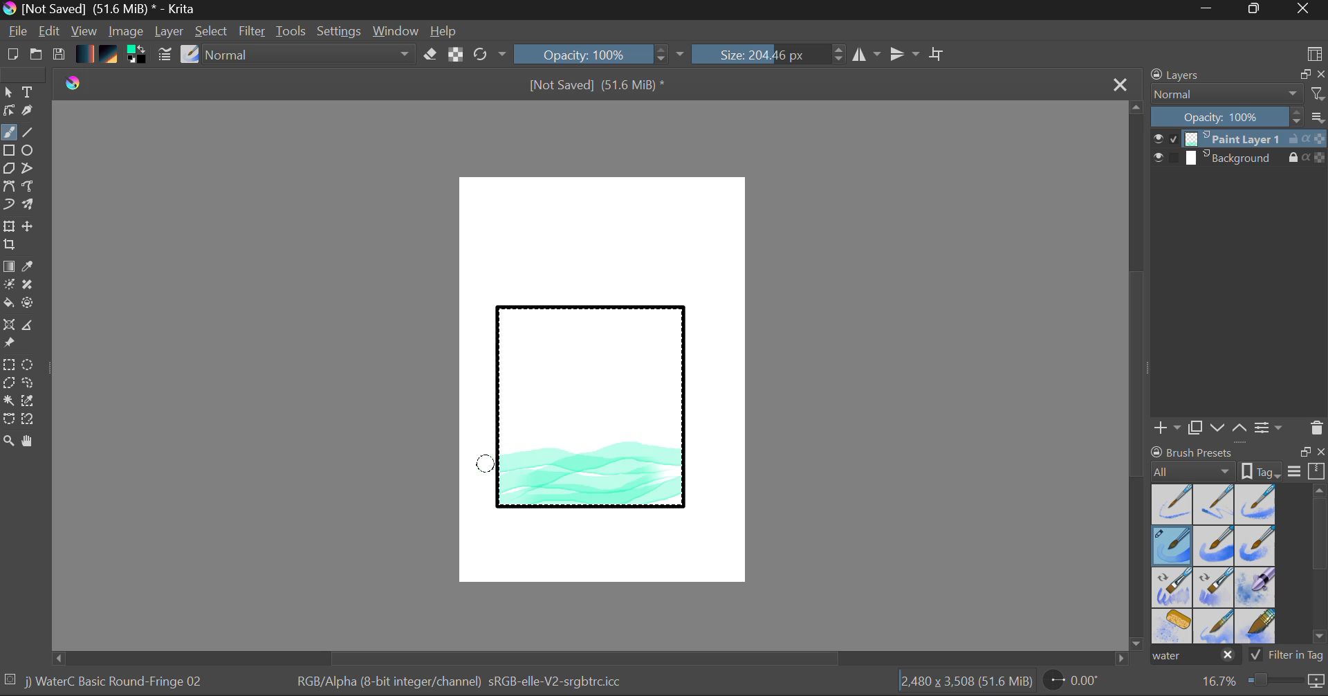  Describe the element at coordinates (171, 31) in the screenshot. I see `Layer` at that location.